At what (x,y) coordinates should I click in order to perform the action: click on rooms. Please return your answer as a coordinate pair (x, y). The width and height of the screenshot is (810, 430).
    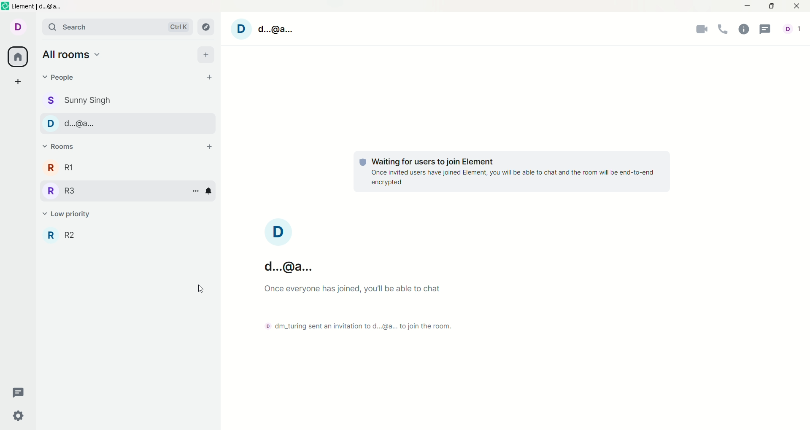
    Looking at the image, I should click on (62, 148).